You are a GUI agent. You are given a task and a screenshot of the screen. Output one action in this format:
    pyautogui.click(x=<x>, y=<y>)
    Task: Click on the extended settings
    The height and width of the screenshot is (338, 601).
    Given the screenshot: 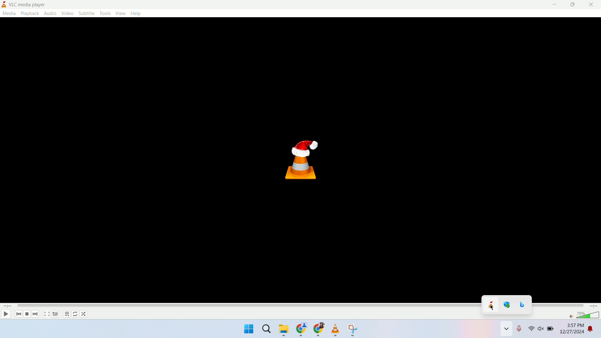 What is the action you would take?
    pyautogui.click(x=55, y=314)
    